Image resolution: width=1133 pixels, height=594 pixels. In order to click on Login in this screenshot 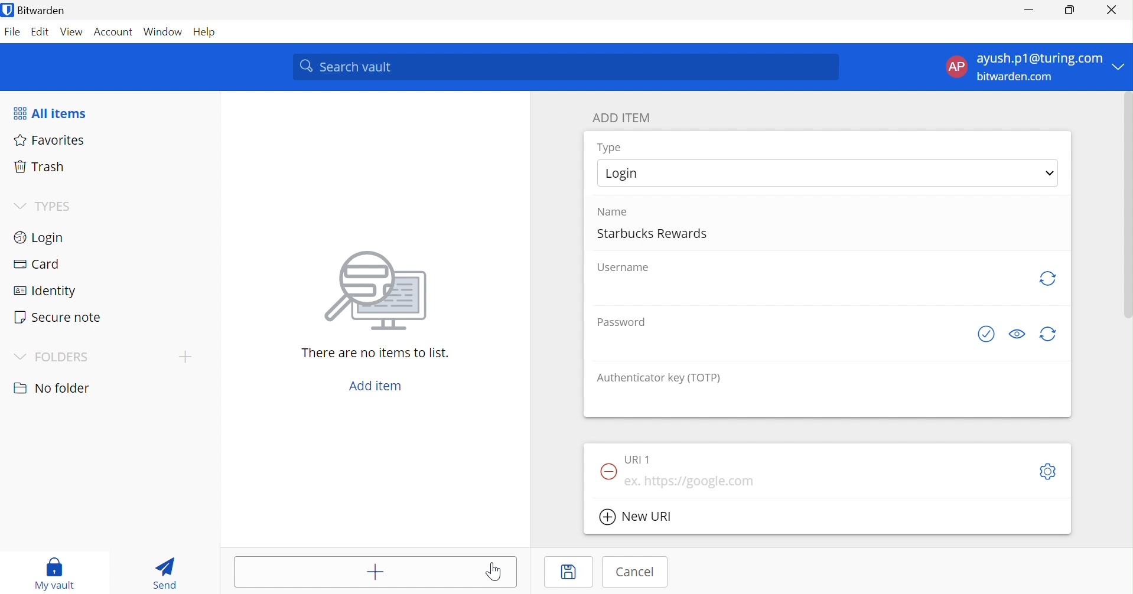, I will do `click(38, 239)`.